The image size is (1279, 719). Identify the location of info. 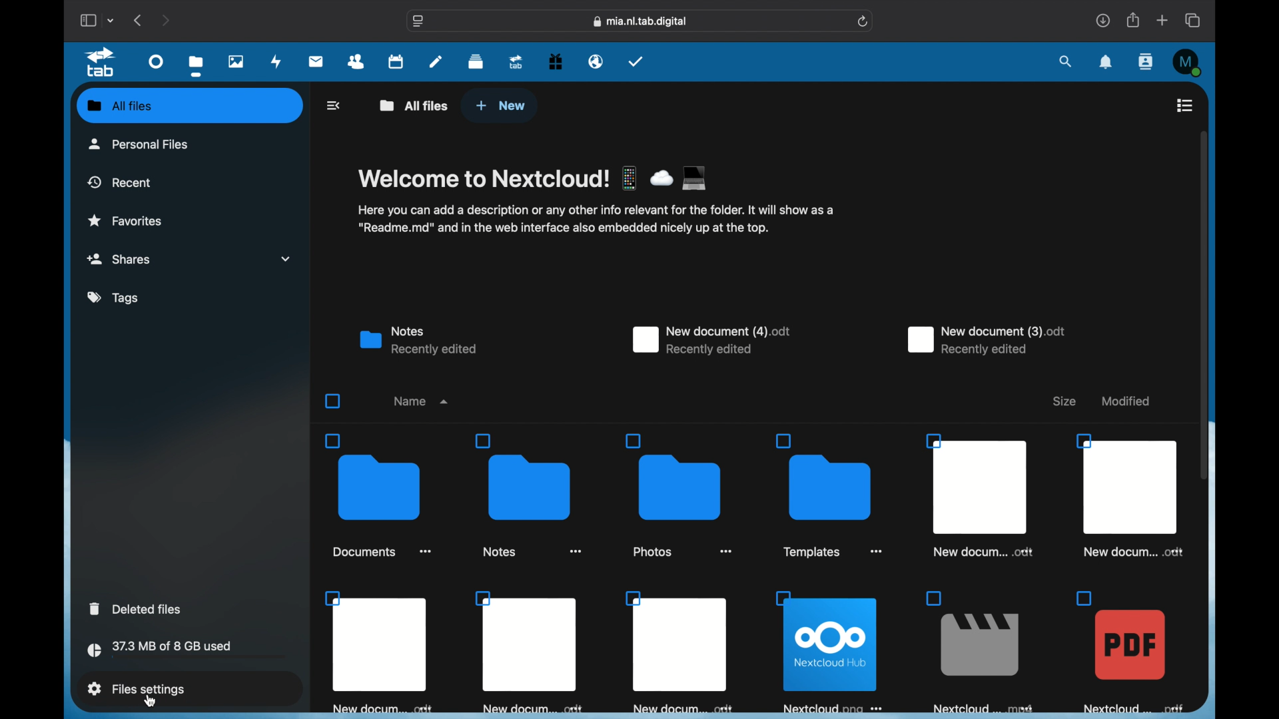
(595, 219).